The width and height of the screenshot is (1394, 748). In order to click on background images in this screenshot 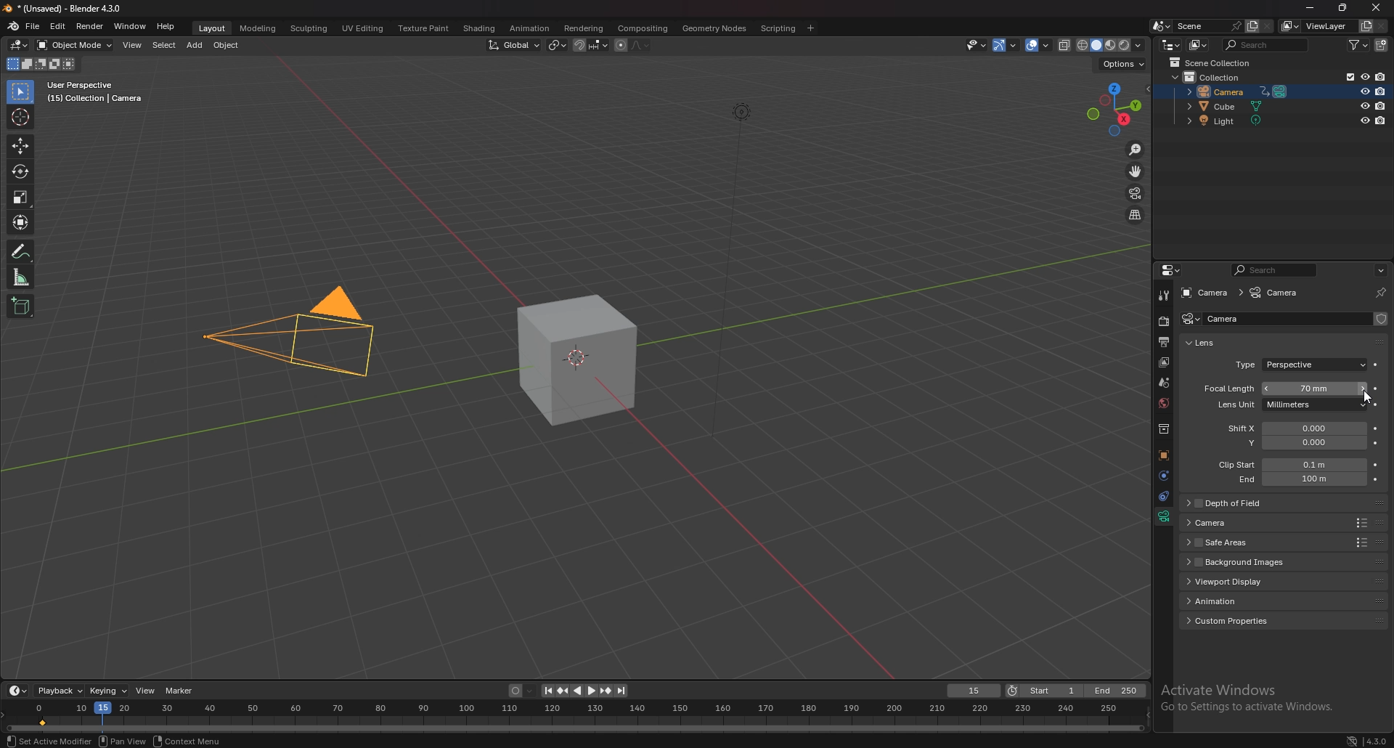, I will do `click(1245, 561)`.